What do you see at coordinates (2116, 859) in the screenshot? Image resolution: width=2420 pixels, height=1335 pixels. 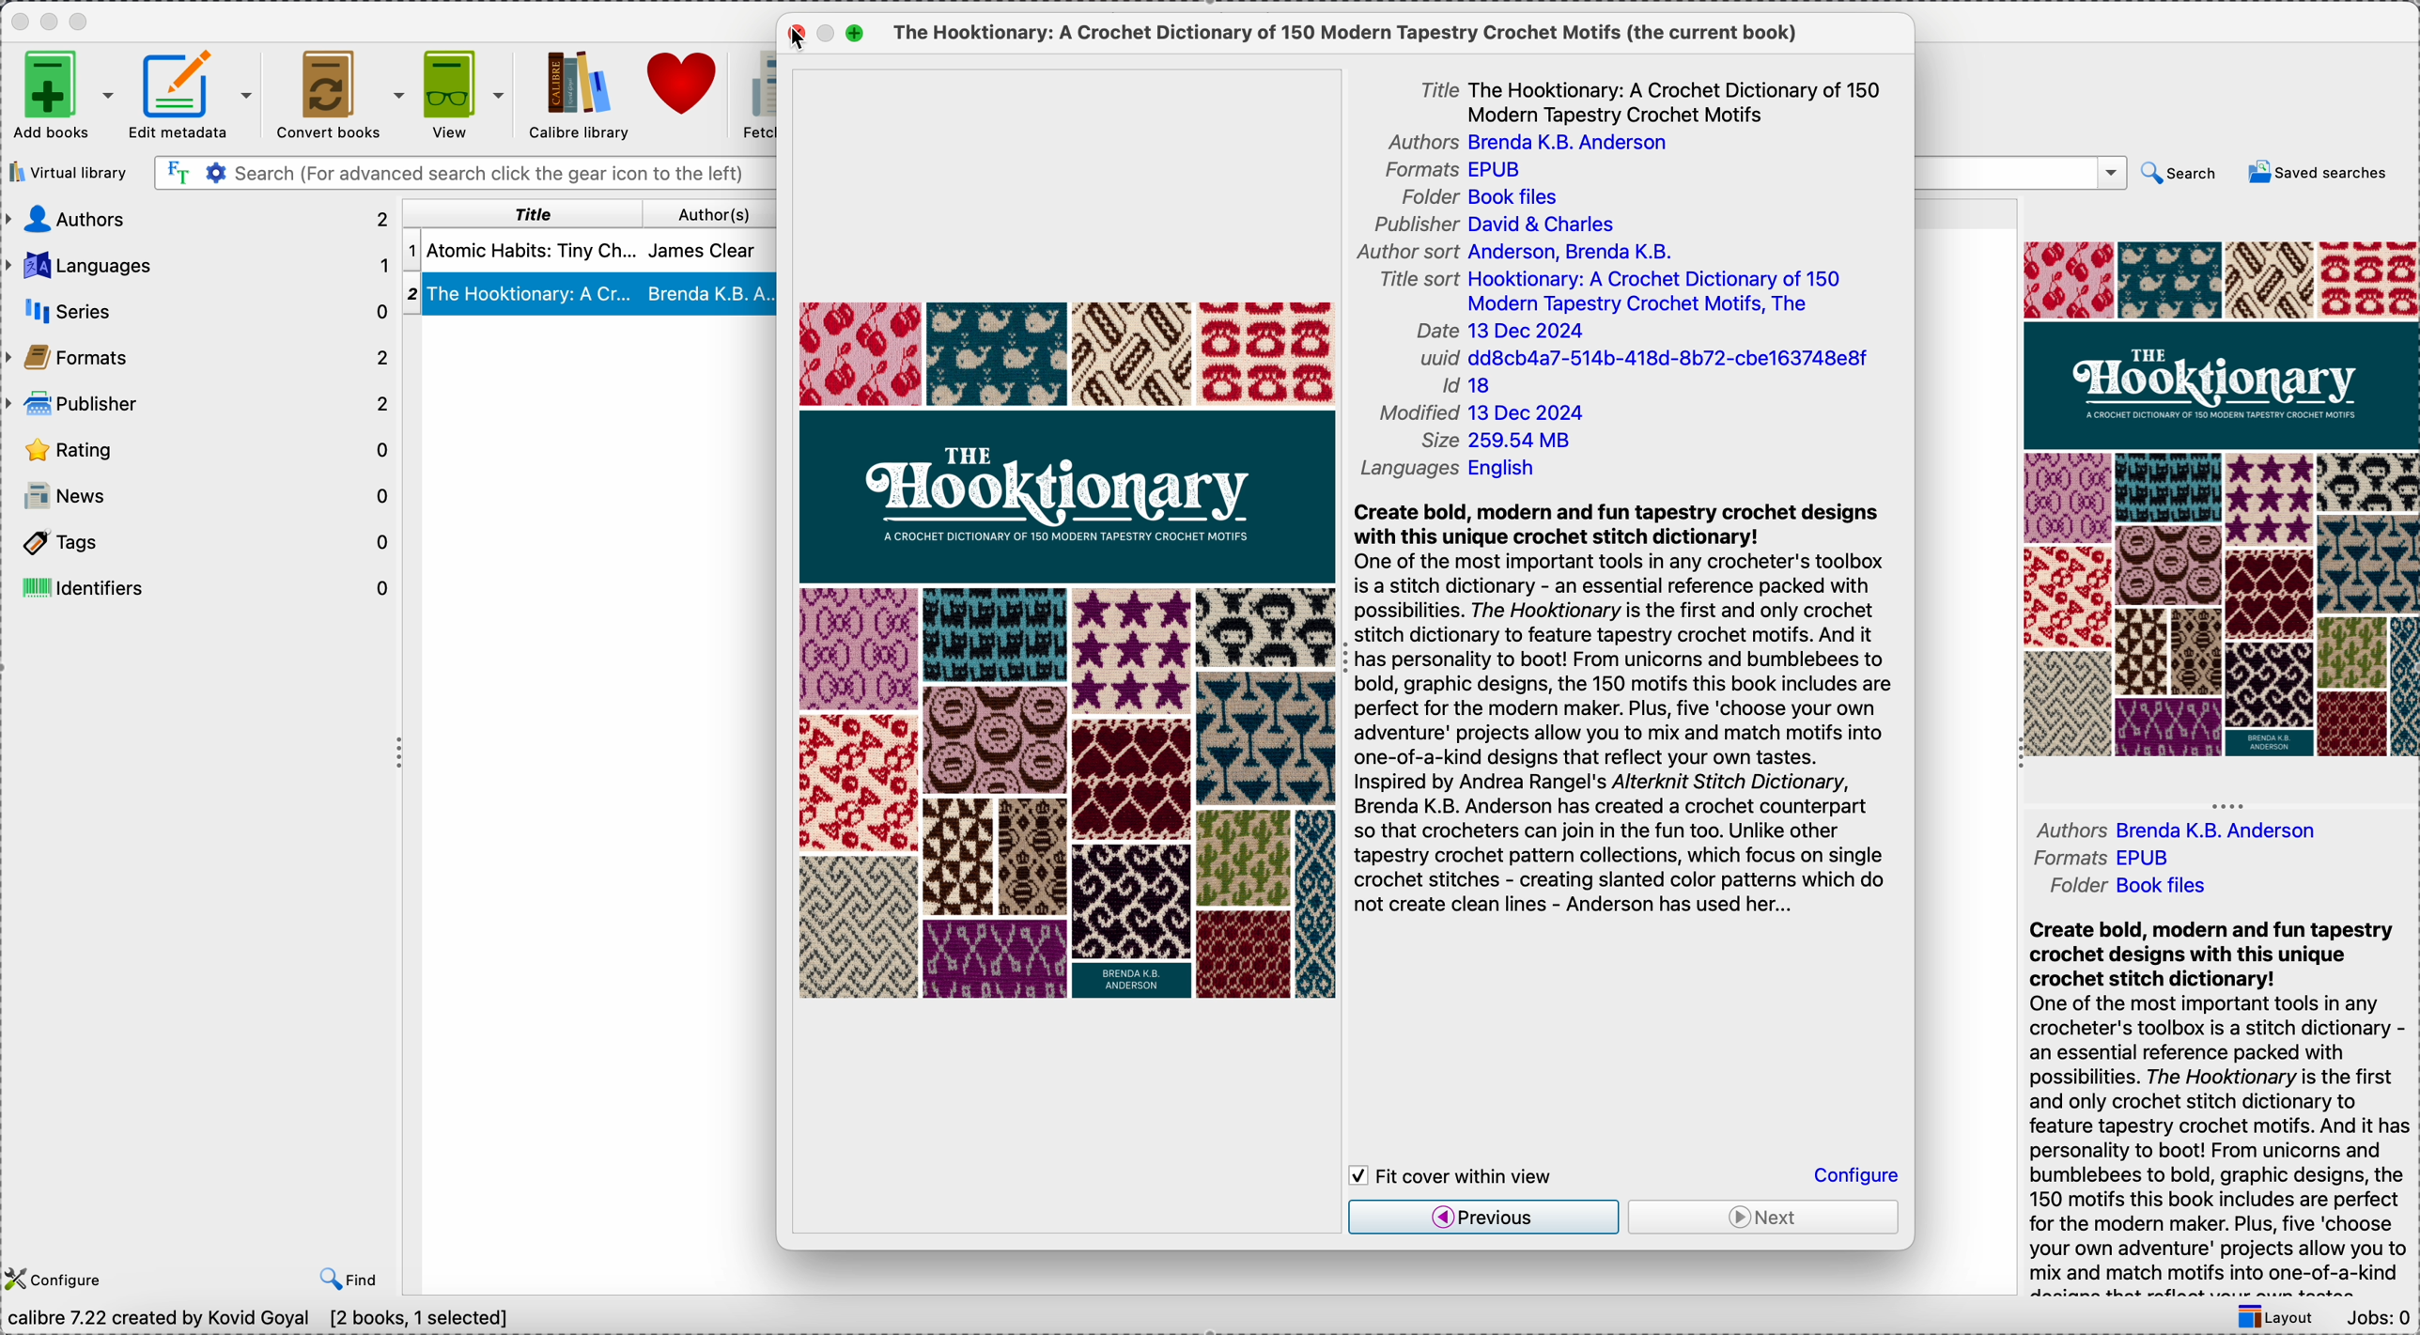 I see `formats EPUB` at bounding box center [2116, 859].